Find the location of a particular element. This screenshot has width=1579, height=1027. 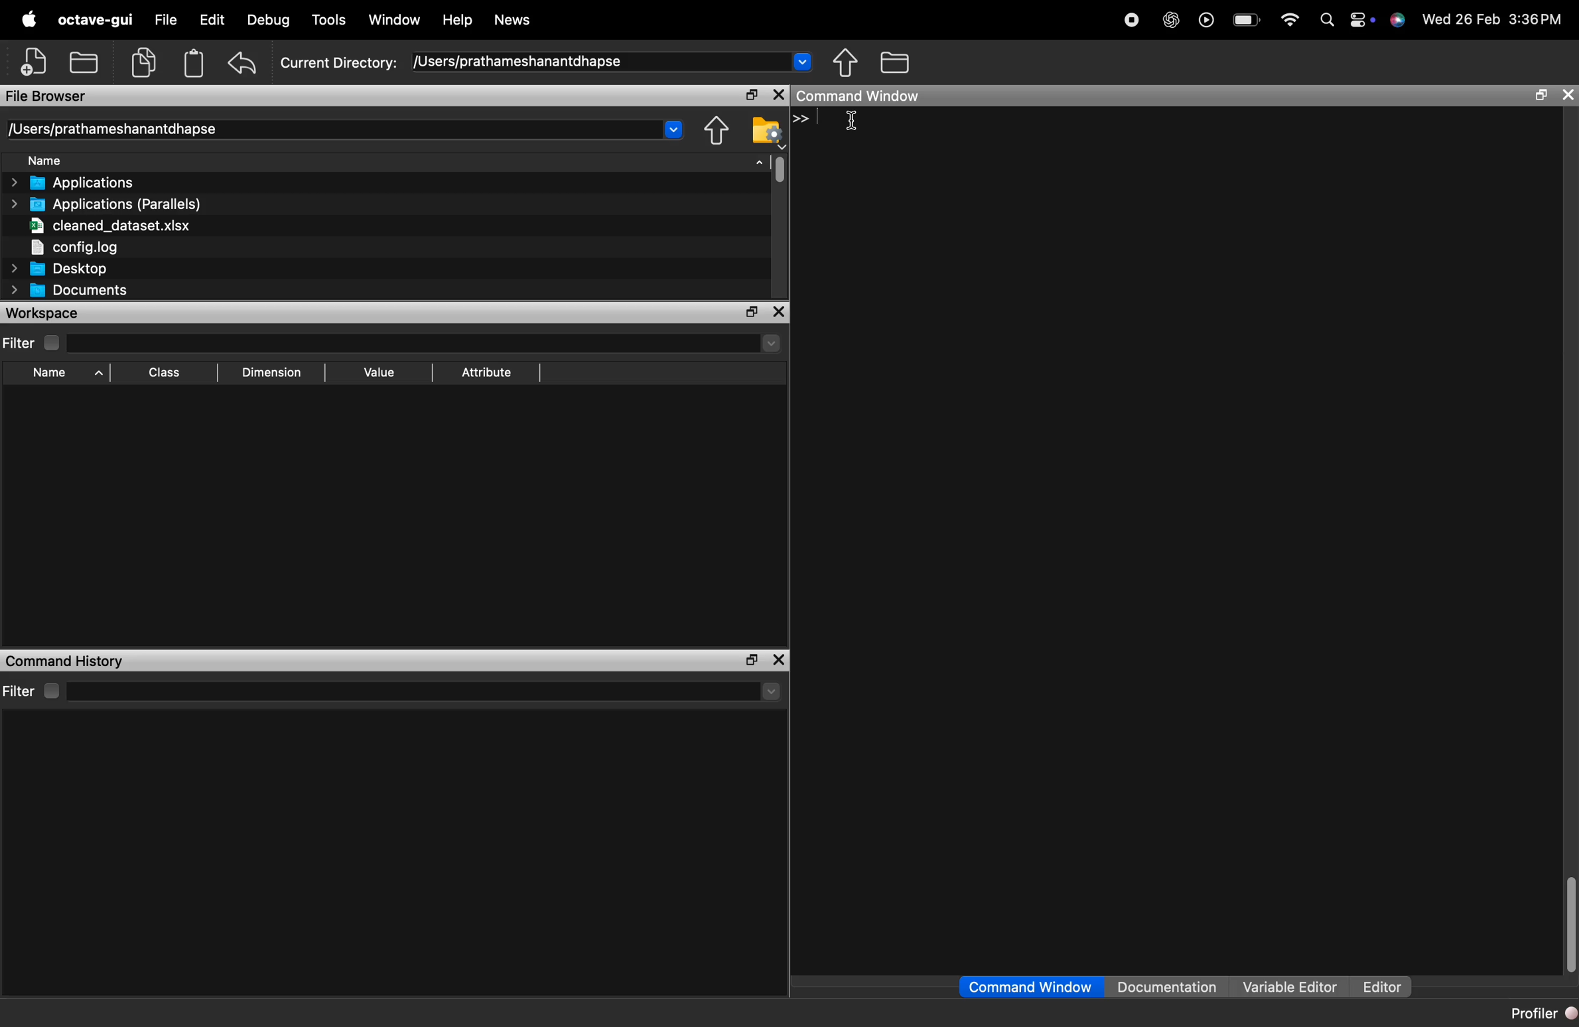

Dimension is located at coordinates (269, 373).